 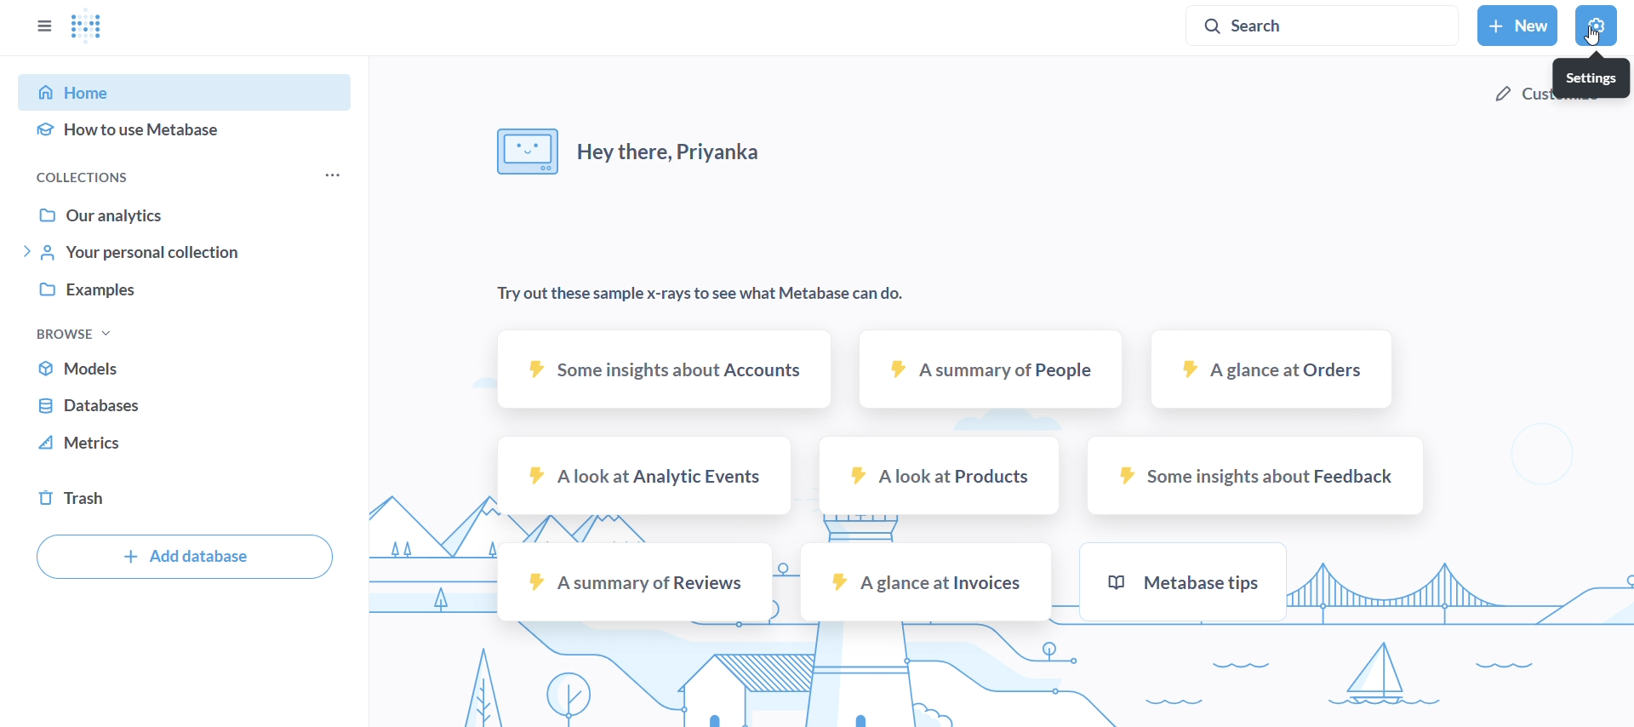 I want to click on settings, so click(x=1591, y=79).